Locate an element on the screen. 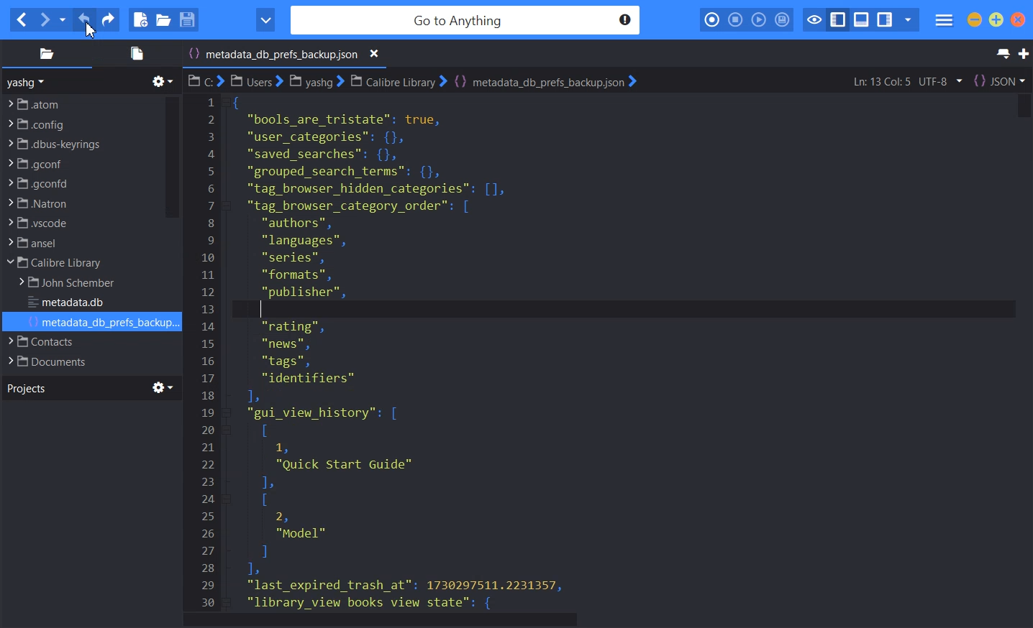 The width and height of the screenshot is (1033, 628). File is located at coordinates (80, 223).